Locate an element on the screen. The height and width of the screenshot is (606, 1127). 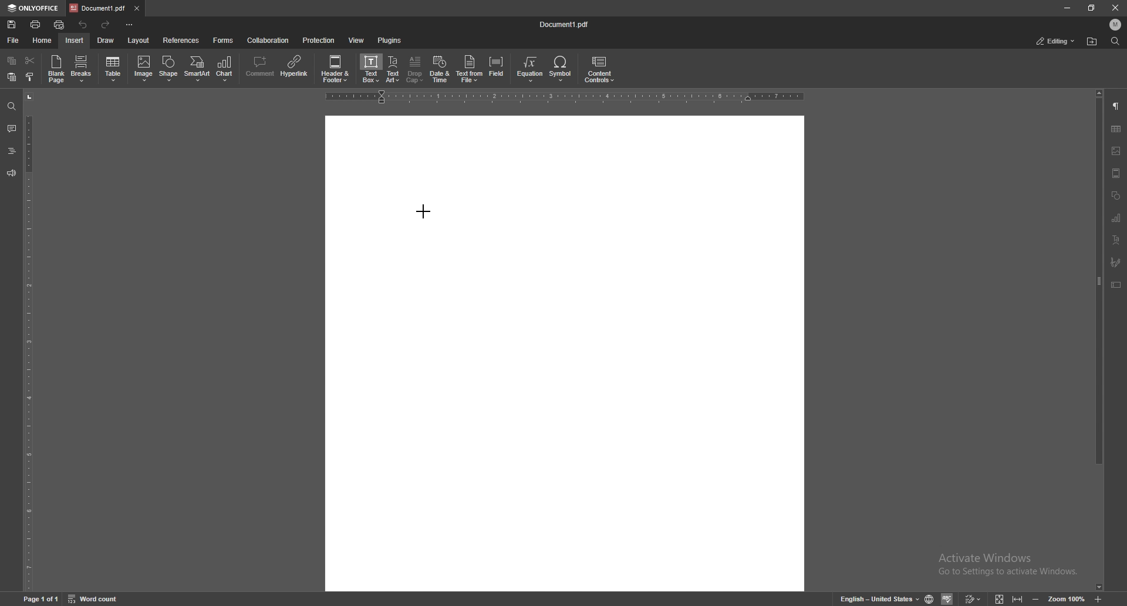
smart art is located at coordinates (197, 69).